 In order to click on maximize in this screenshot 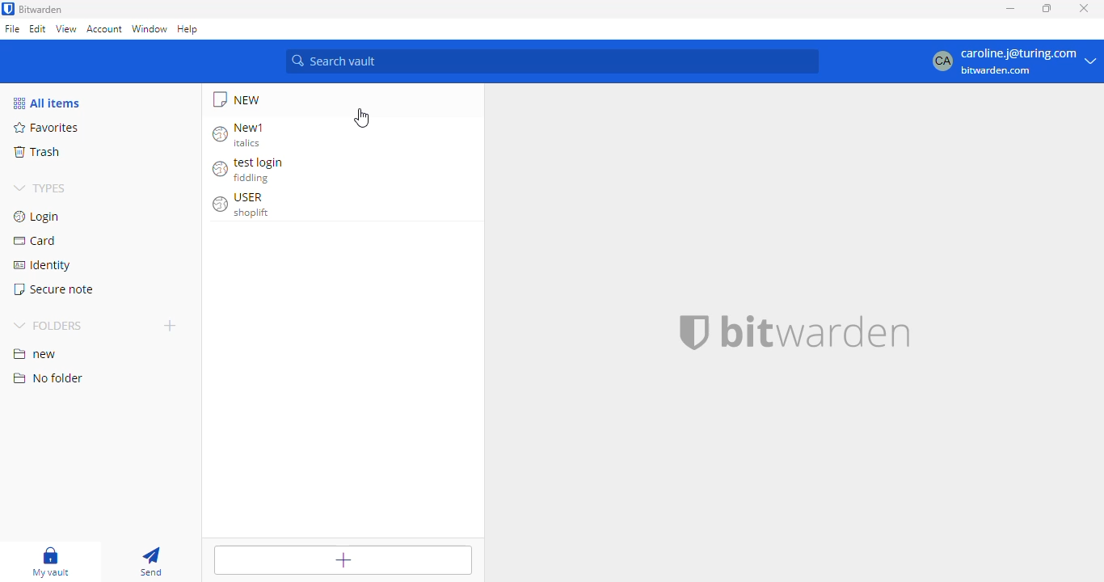, I will do `click(1047, 8)`.